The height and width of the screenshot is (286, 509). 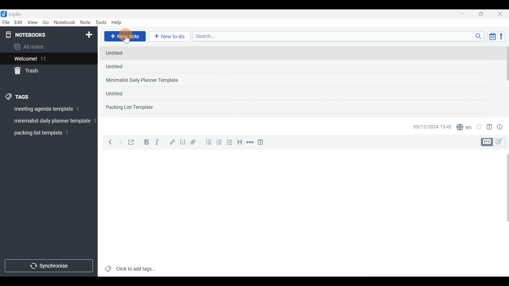 I want to click on Scroll bar, so click(x=506, y=80).